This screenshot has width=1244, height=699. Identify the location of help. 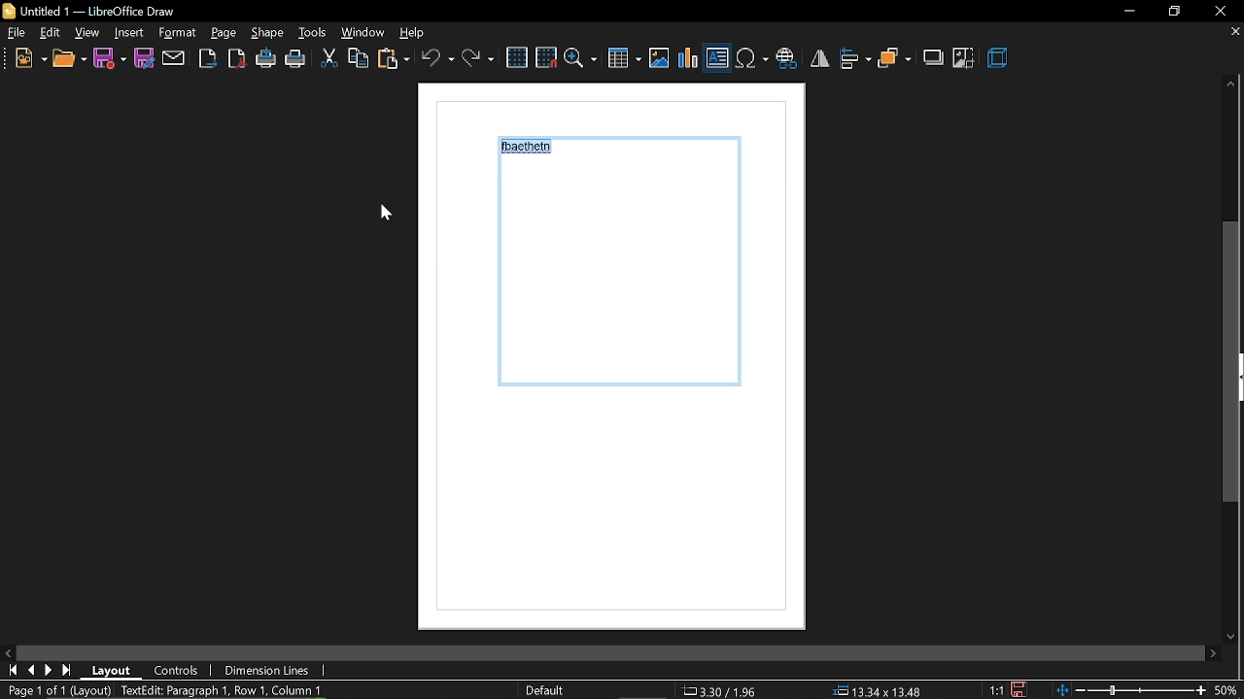
(419, 32).